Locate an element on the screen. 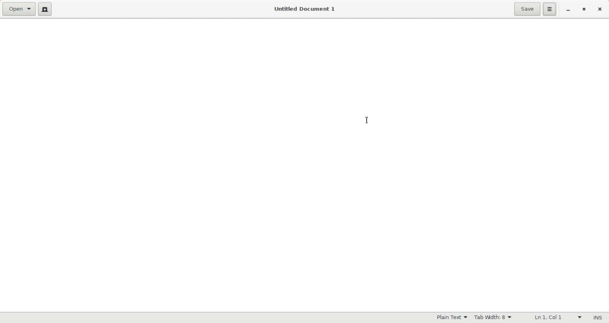 The width and height of the screenshot is (609, 323). Minimize is located at coordinates (568, 10).